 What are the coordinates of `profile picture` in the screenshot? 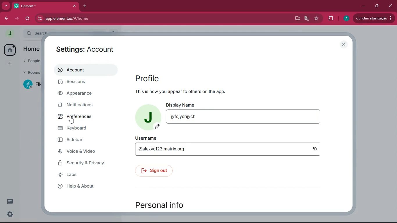 It's located at (147, 117).